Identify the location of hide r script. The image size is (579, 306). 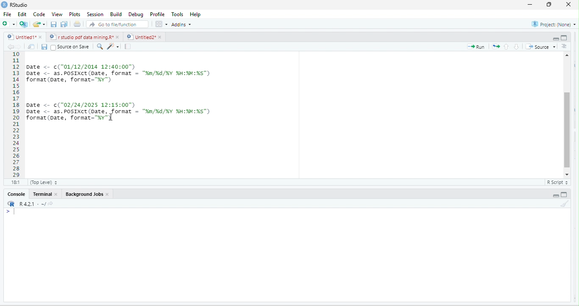
(554, 36).